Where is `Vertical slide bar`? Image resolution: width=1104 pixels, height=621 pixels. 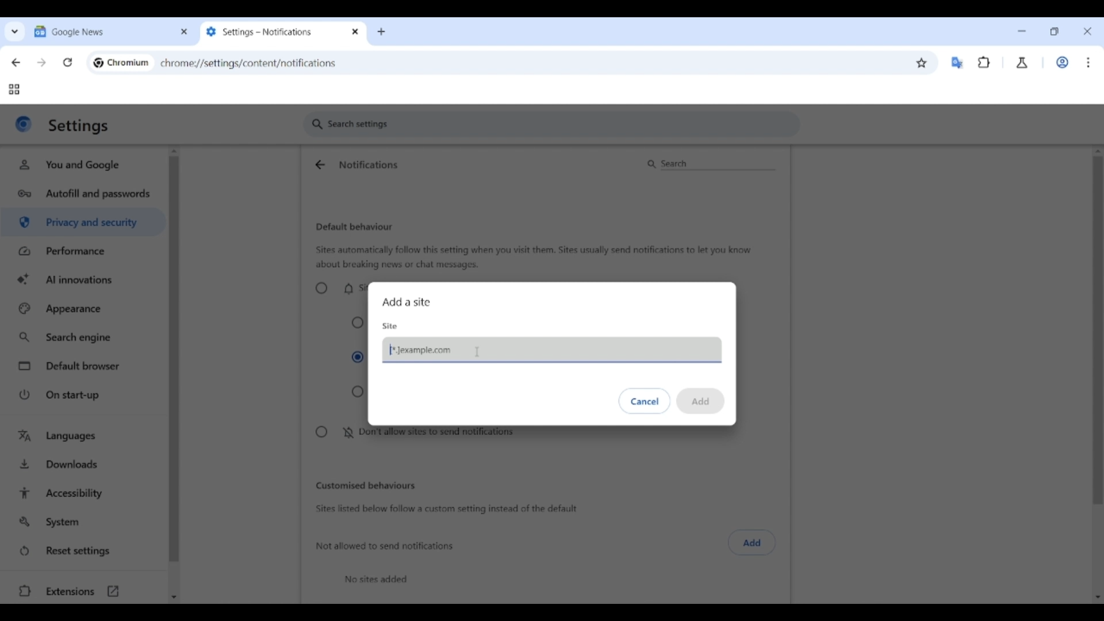
Vertical slide bar is located at coordinates (1098, 274).